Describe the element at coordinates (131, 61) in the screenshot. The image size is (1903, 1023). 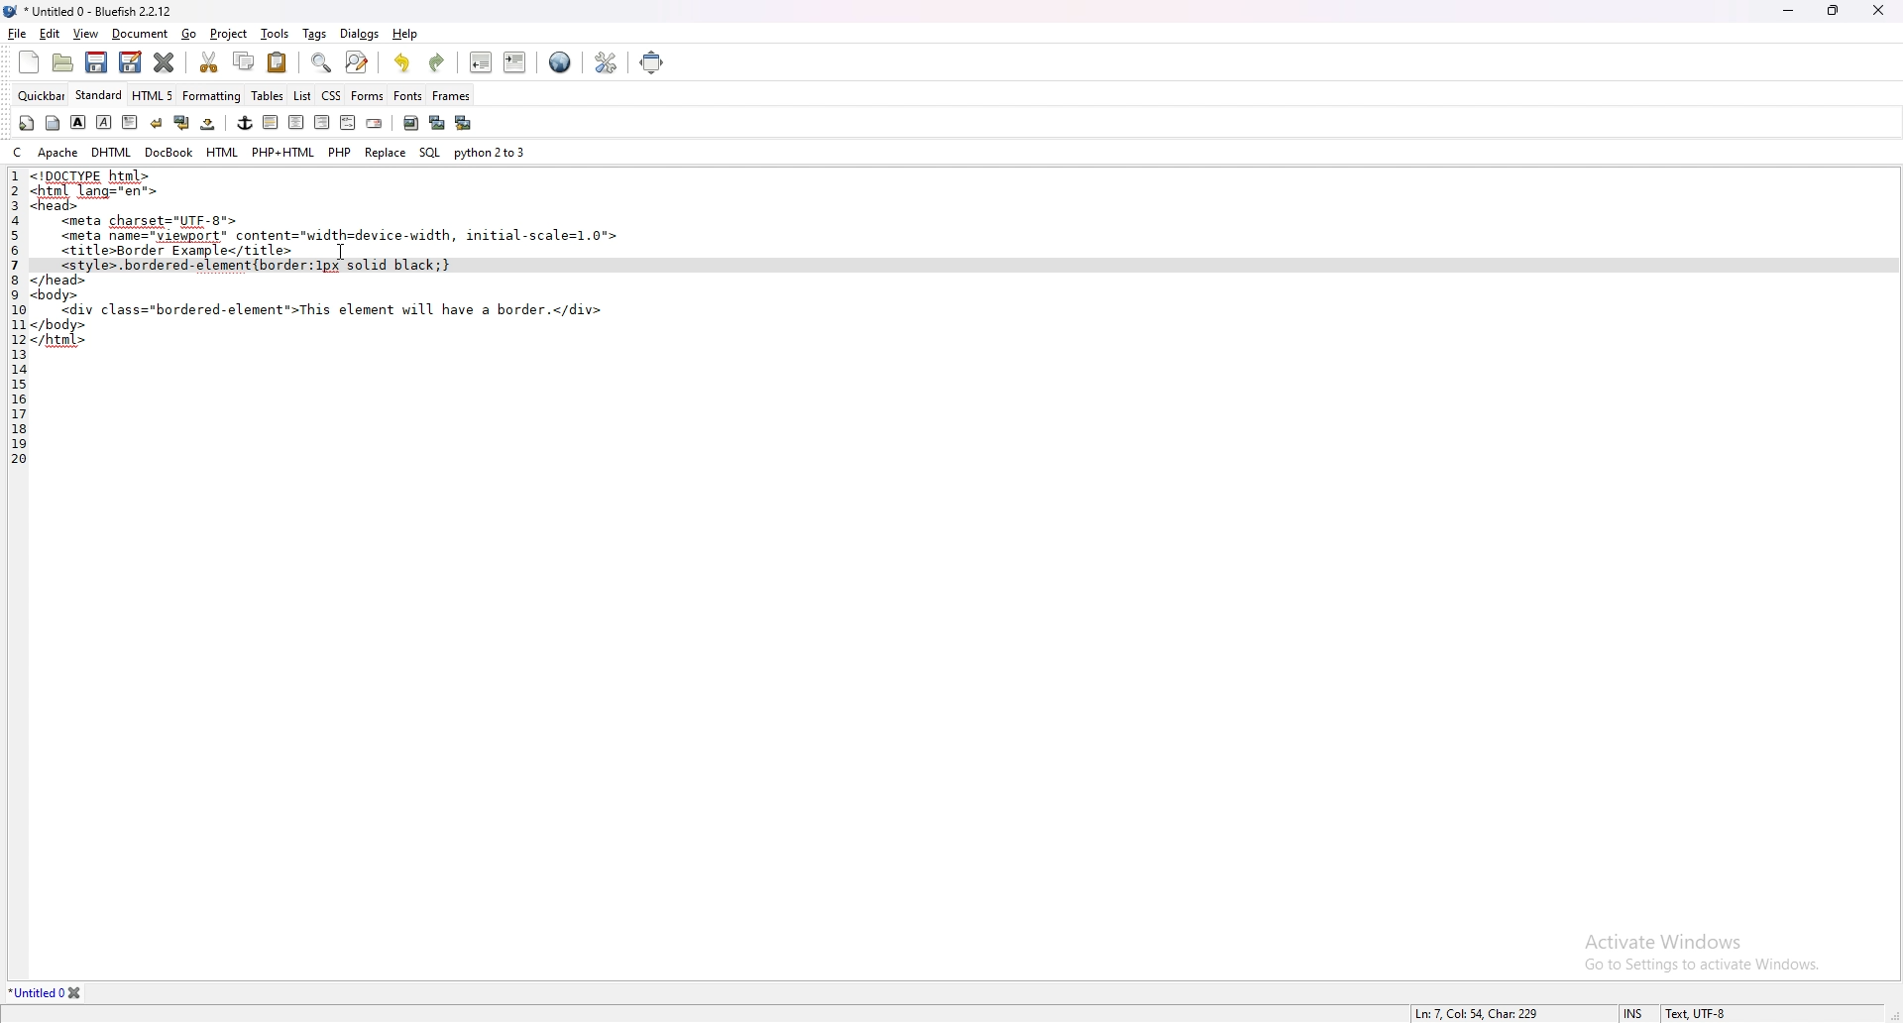
I see `save file as` at that location.